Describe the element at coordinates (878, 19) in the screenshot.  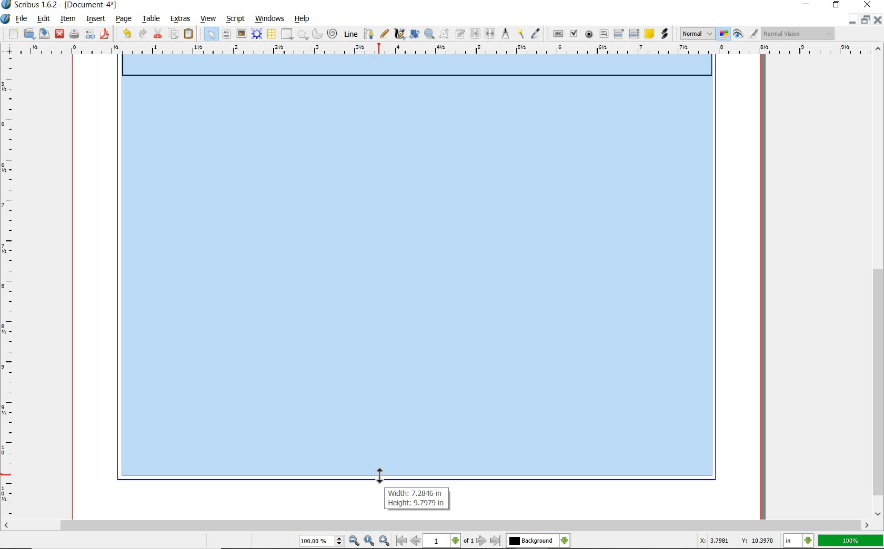
I see `close` at that location.